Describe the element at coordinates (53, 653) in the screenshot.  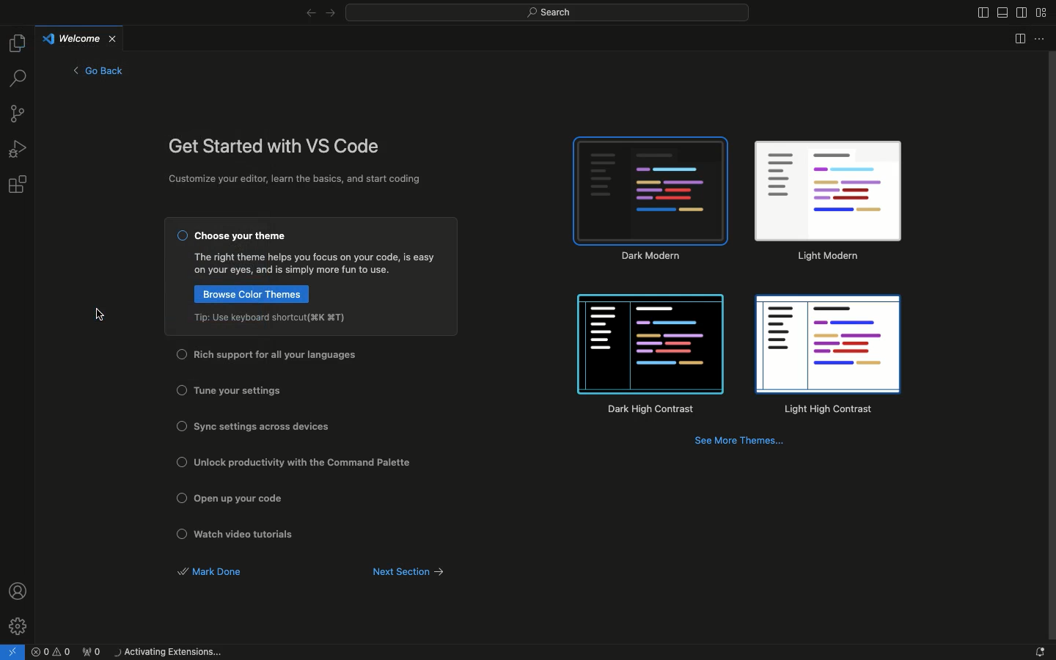
I see `Problems` at that location.